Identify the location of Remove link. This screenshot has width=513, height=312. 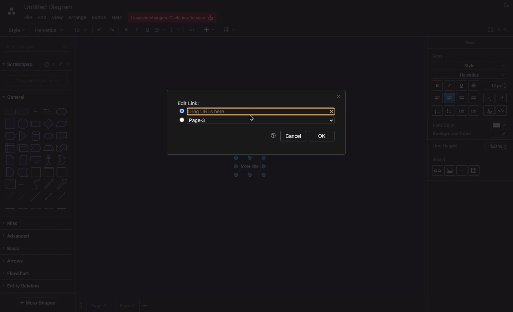
(489, 111).